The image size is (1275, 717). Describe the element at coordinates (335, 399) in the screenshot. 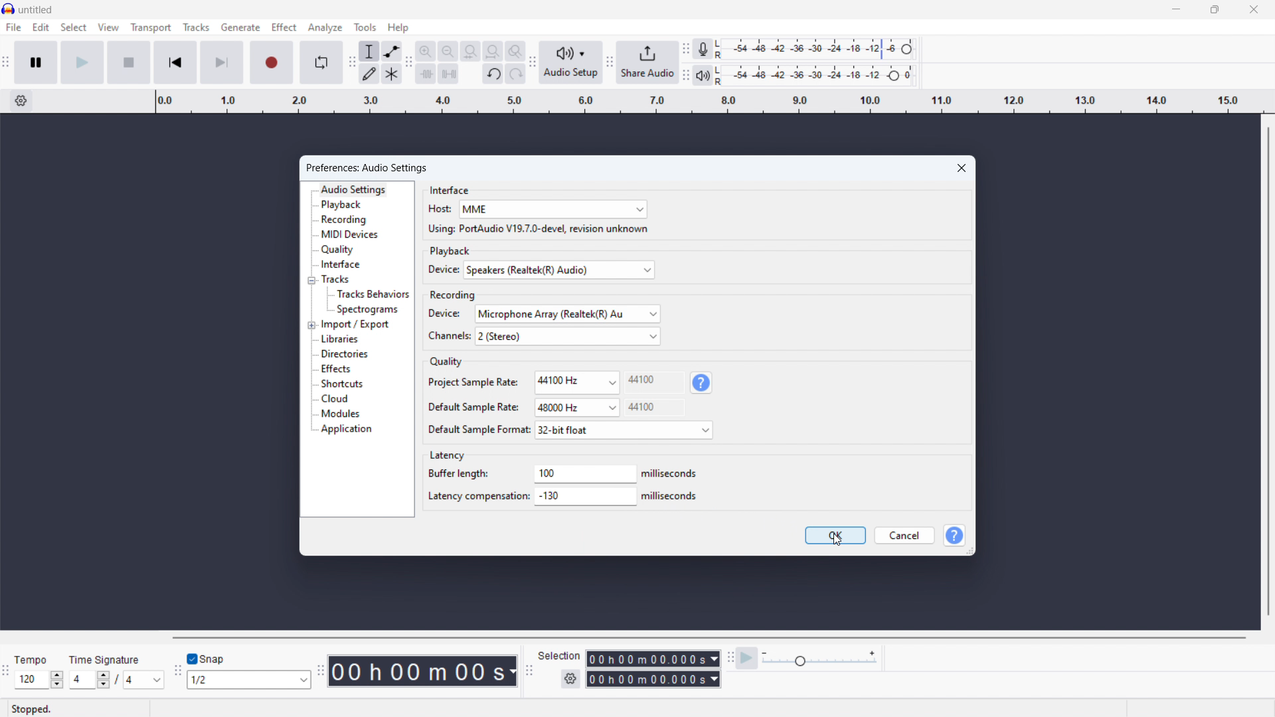

I see `cloud` at that location.